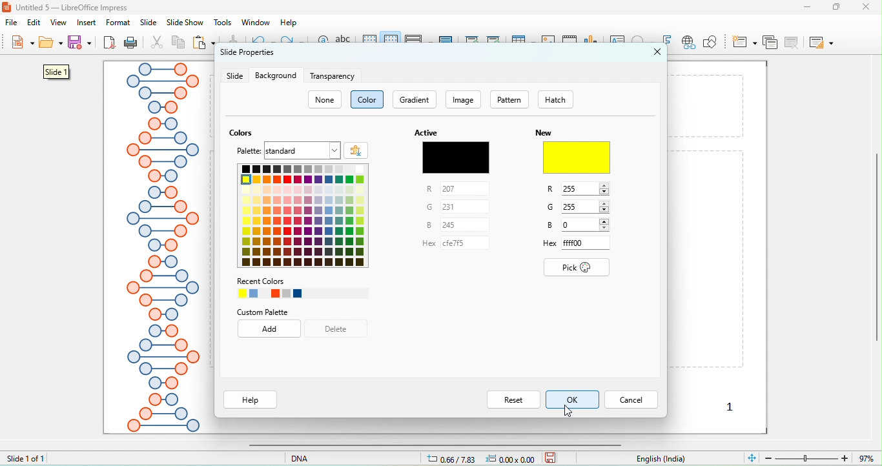  I want to click on image, so click(465, 99).